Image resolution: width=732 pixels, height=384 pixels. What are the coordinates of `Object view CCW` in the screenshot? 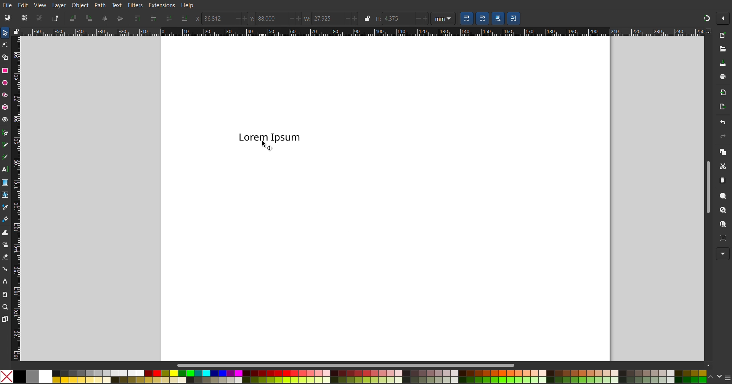 It's located at (73, 18).